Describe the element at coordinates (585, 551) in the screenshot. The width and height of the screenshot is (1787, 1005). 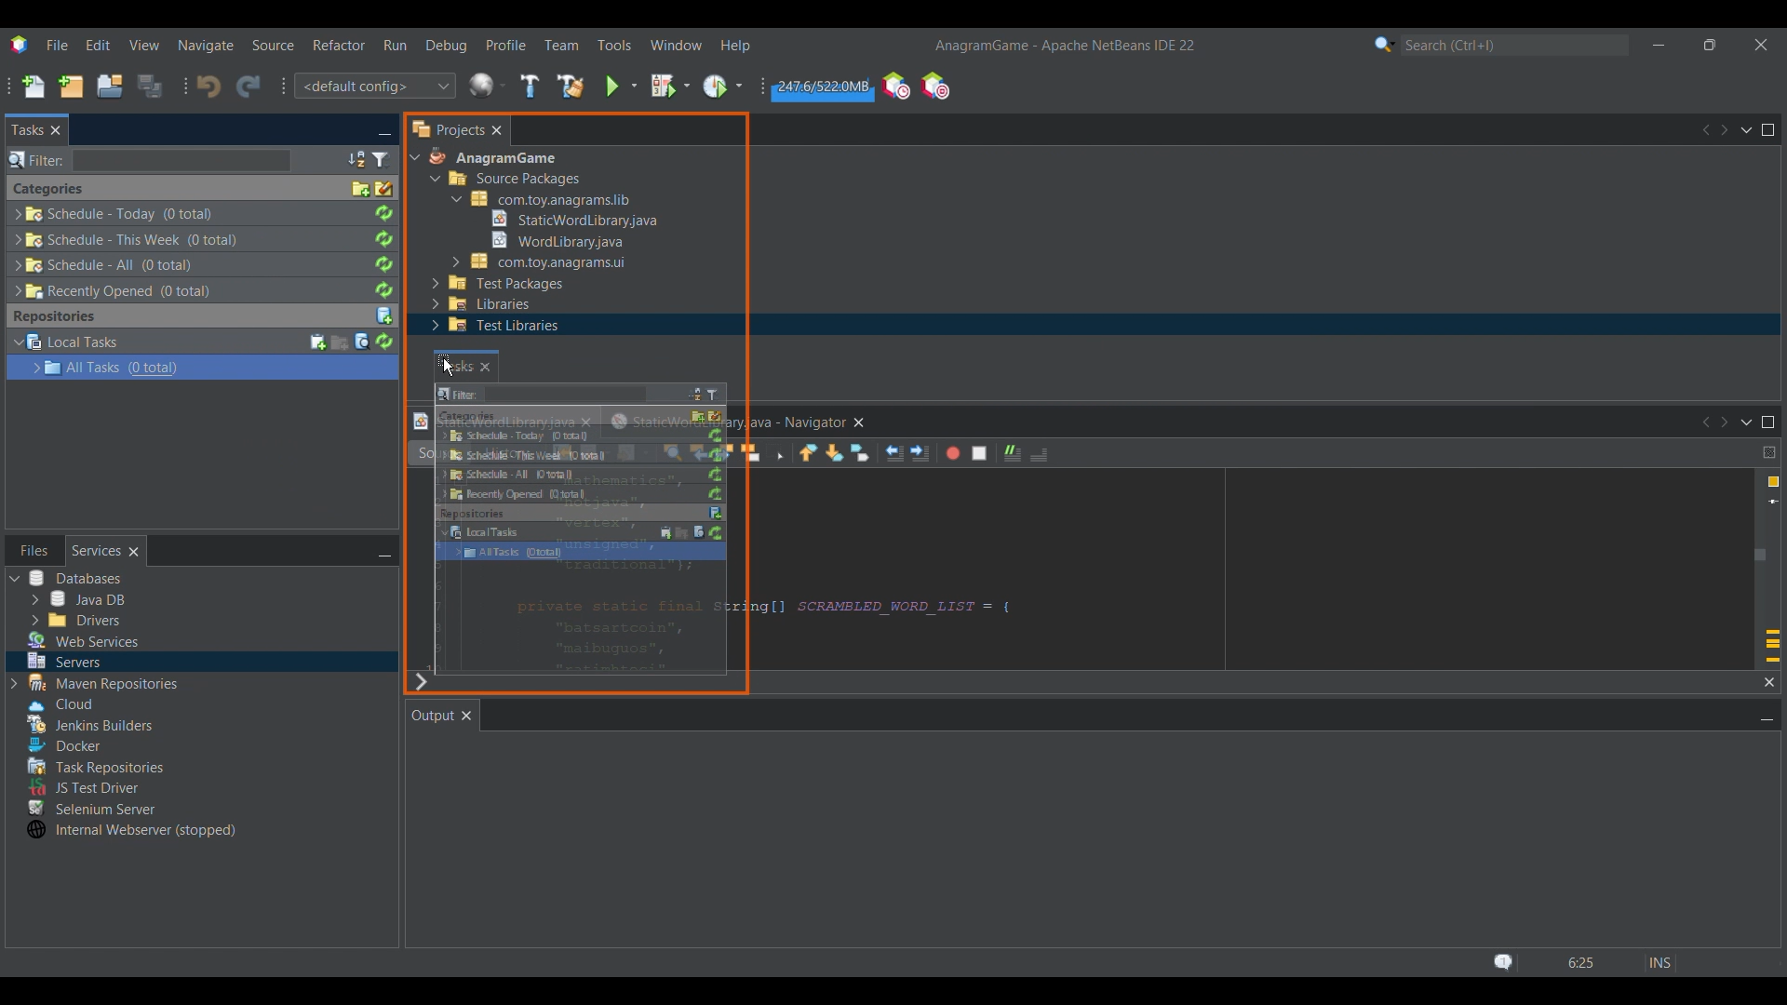
I see `` at that location.